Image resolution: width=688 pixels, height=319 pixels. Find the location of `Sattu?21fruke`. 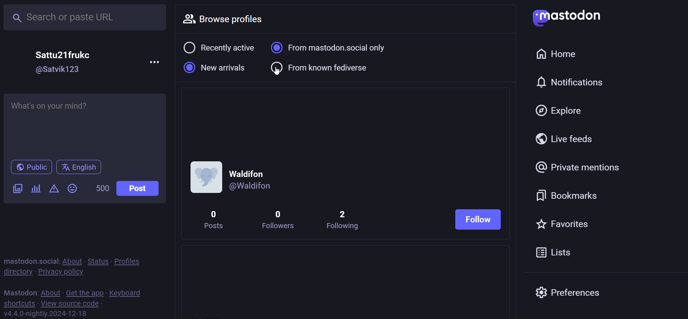

Sattu?21fruke is located at coordinates (66, 53).